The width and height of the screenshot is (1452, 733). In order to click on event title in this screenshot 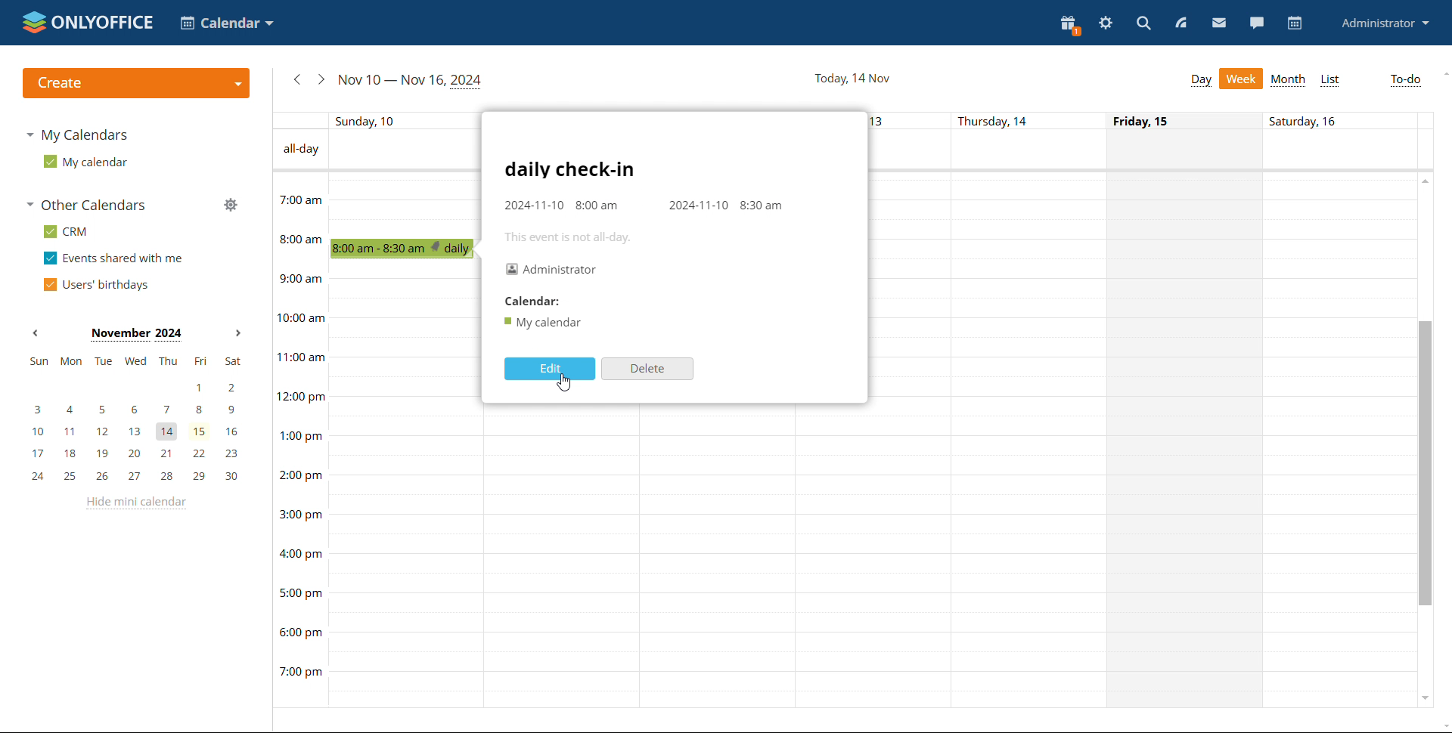, I will do `click(570, 169)`.